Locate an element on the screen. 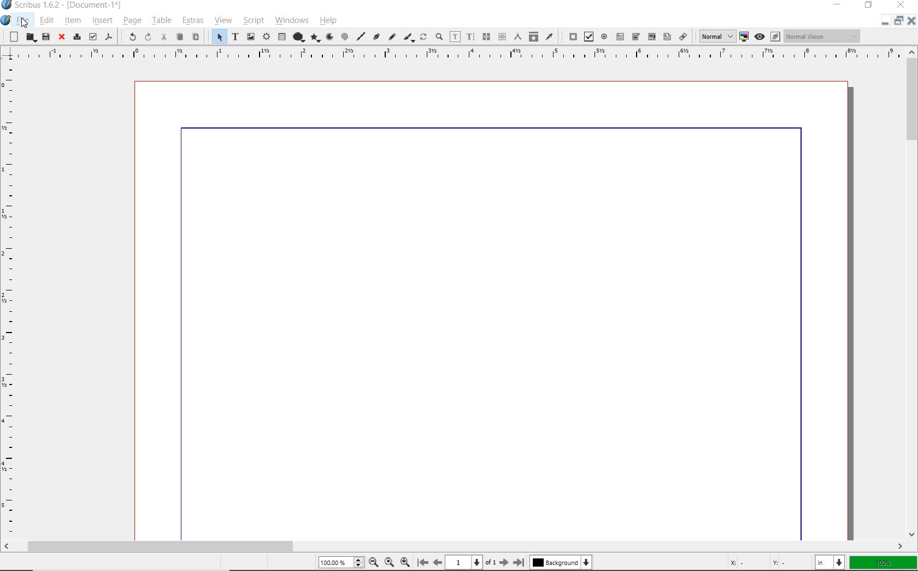 The height and width of the screenshot is (571, 918). freehand line is located at coordinates (391, 36).